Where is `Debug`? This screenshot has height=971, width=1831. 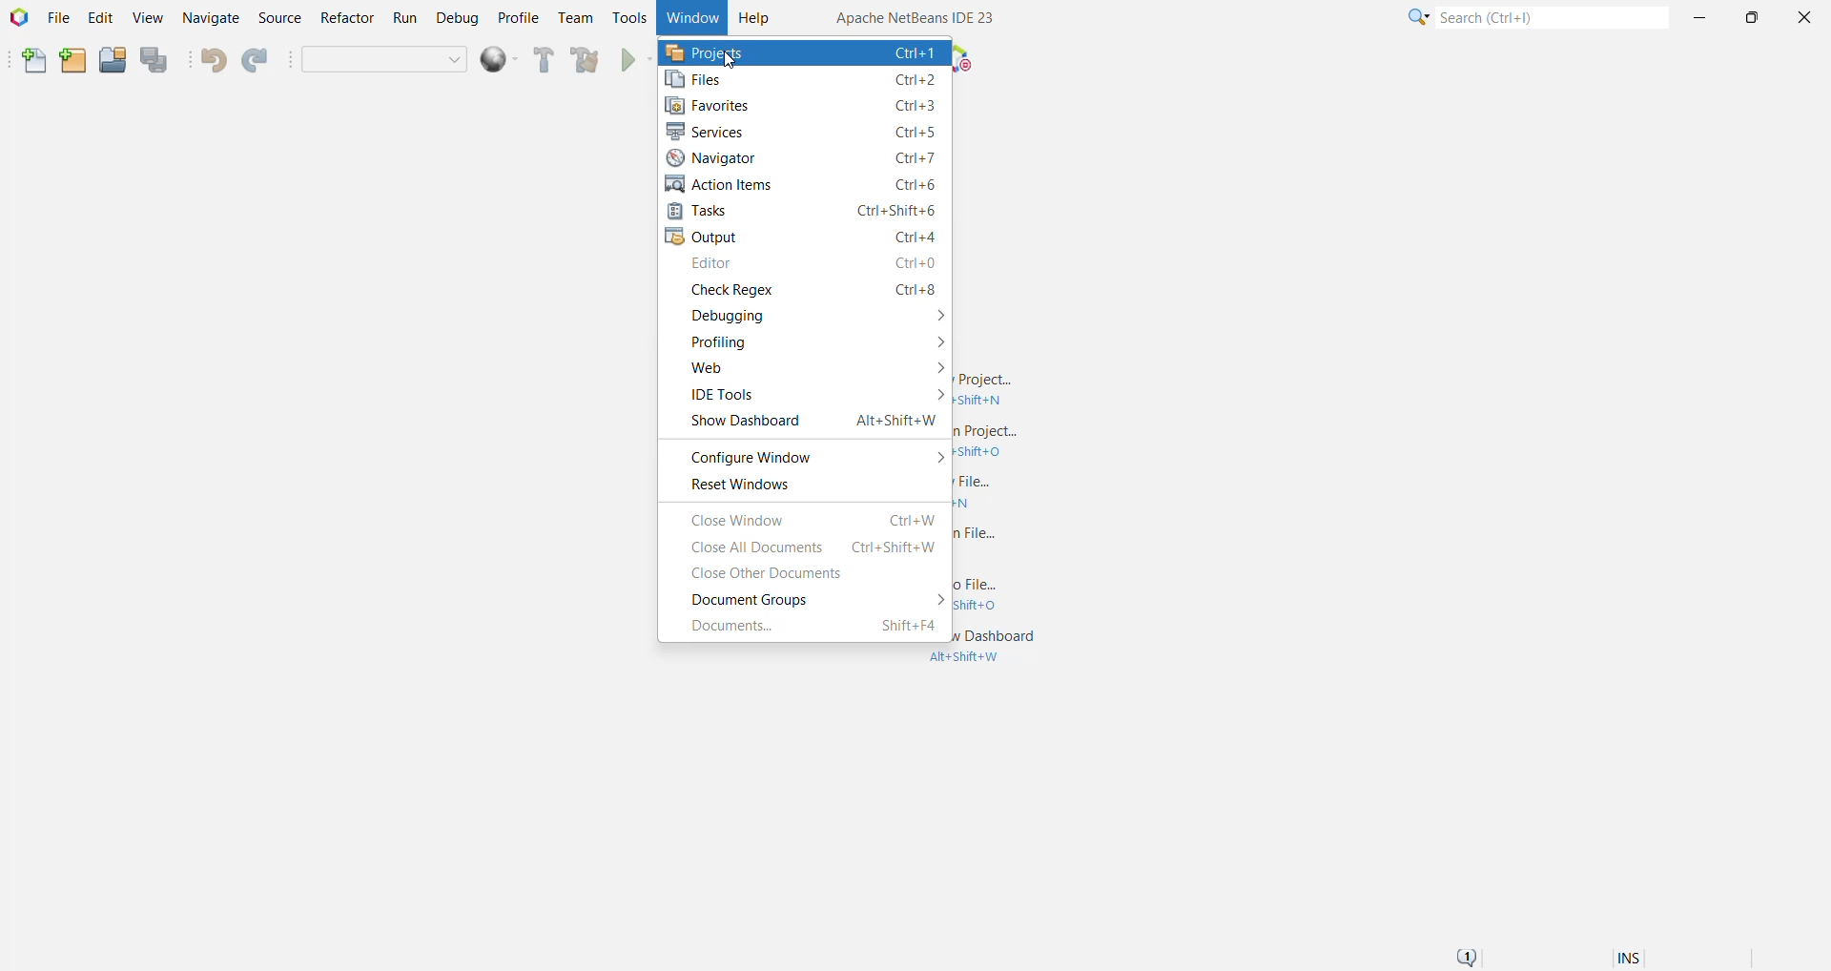 Debug is located at coordinates (457, 19).